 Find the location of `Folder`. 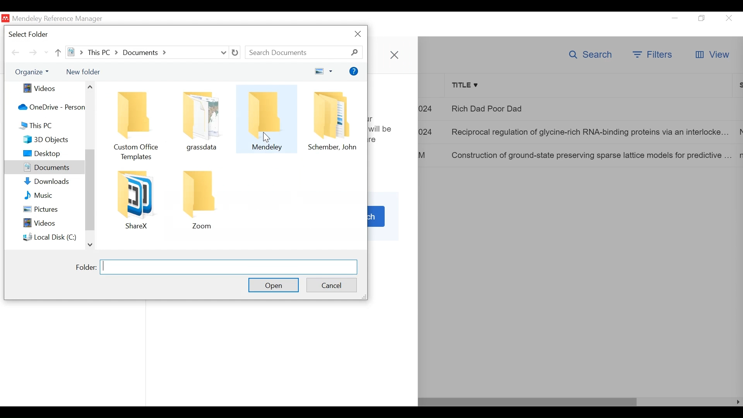

Folder is located at coordinates (135, 199).